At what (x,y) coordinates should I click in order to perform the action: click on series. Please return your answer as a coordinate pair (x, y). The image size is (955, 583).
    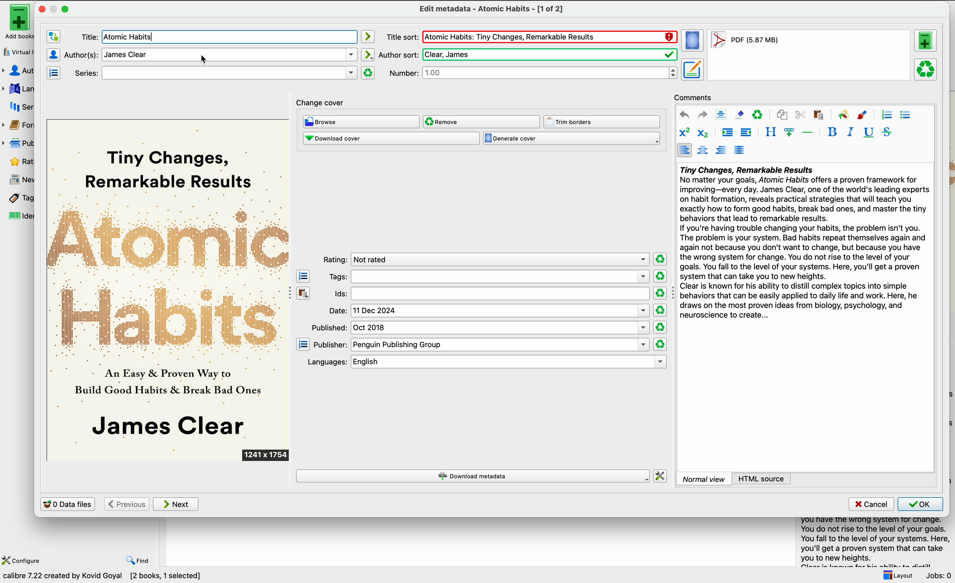
    Looking at the image, I should click on (212, 72).